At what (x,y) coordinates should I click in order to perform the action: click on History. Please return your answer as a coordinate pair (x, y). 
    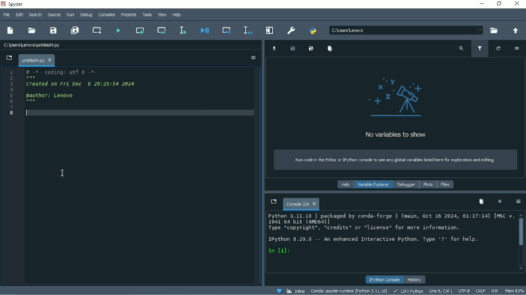
    Looking at the image, I should click on (415, 280).